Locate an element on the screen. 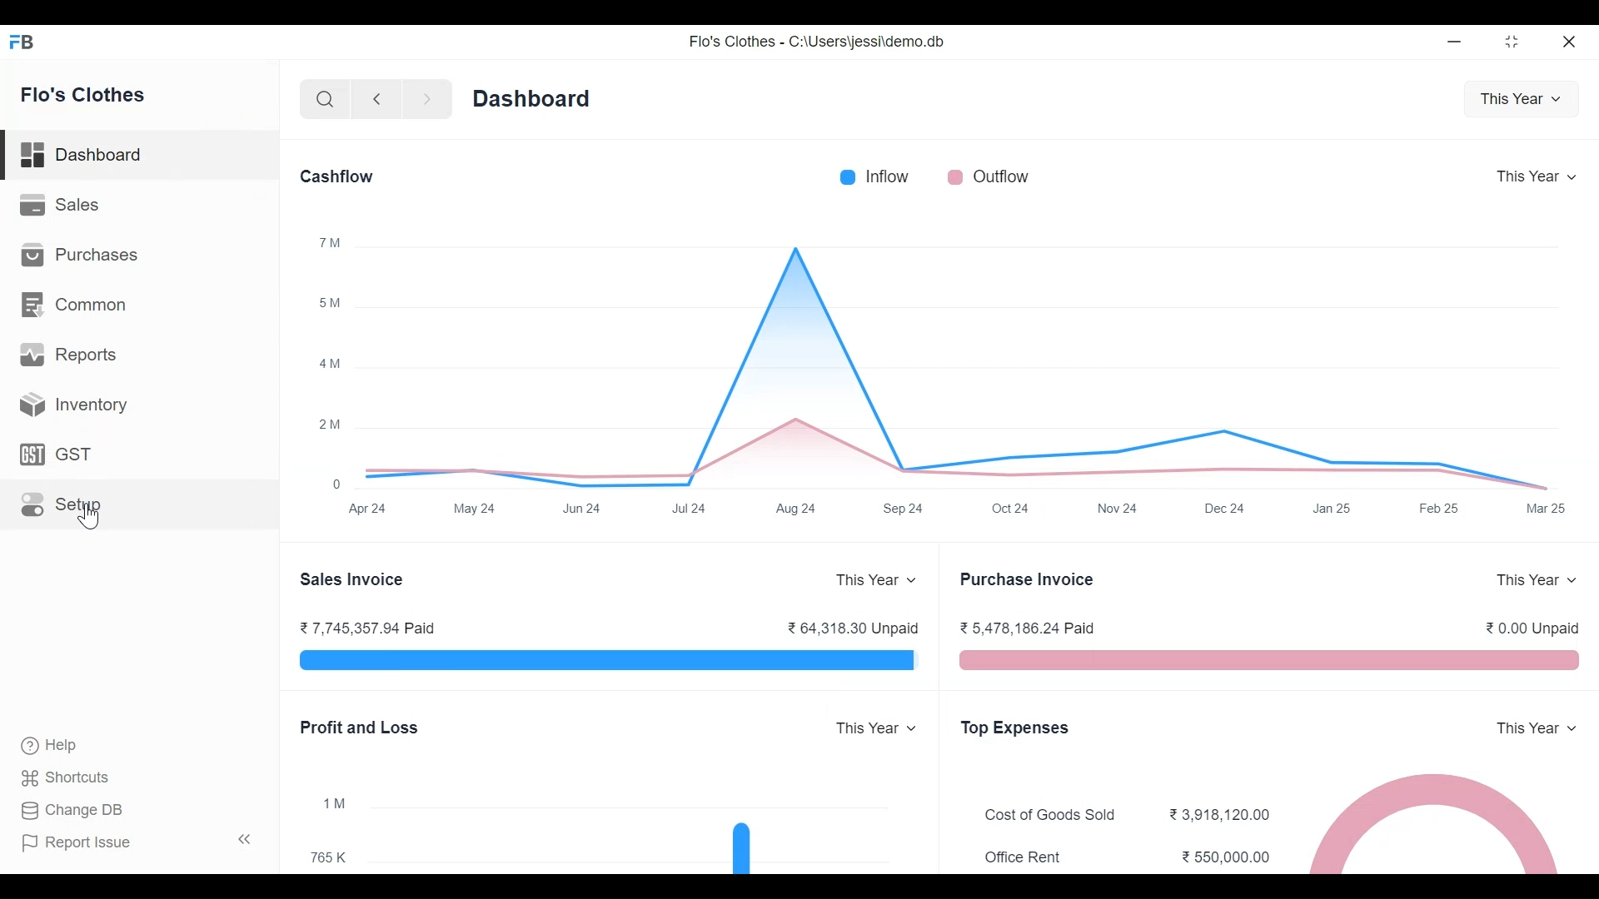  Common is located at coordinates (76, 303).